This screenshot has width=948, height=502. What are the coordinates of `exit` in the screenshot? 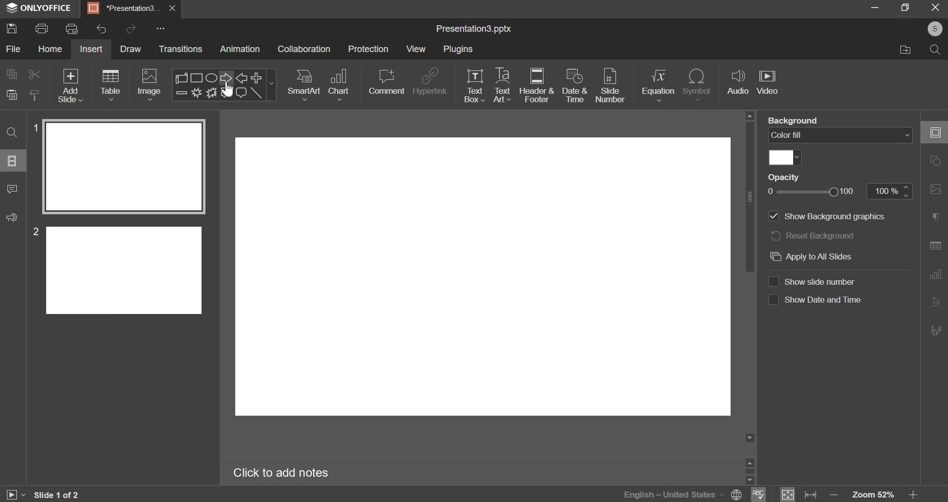 It's located at (937, 7).